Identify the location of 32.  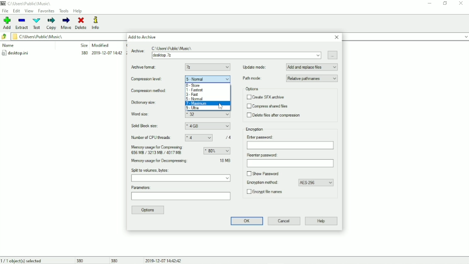
(208, 115).